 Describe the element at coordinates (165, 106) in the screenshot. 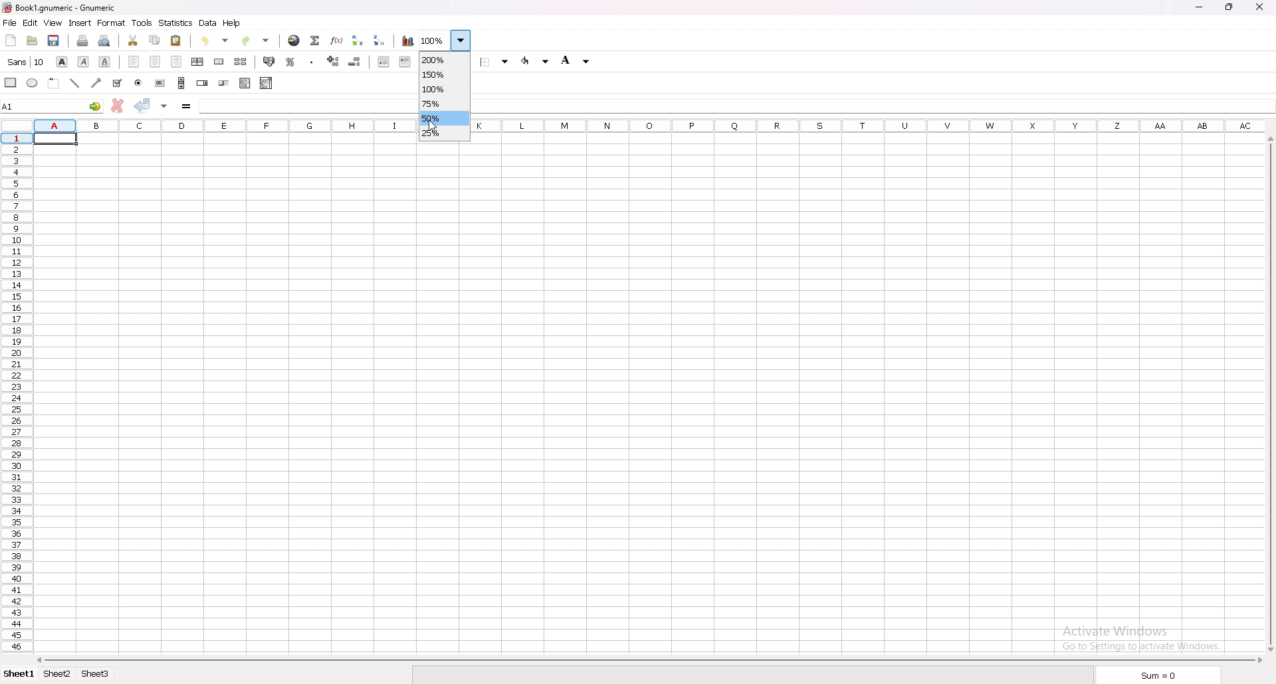

I see `accept changes in multiple cells` at that location.